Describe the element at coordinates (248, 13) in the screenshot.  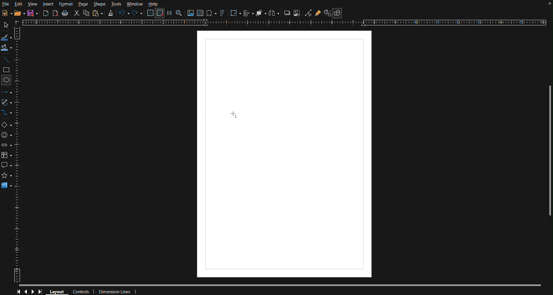
I see `Align` at that location.